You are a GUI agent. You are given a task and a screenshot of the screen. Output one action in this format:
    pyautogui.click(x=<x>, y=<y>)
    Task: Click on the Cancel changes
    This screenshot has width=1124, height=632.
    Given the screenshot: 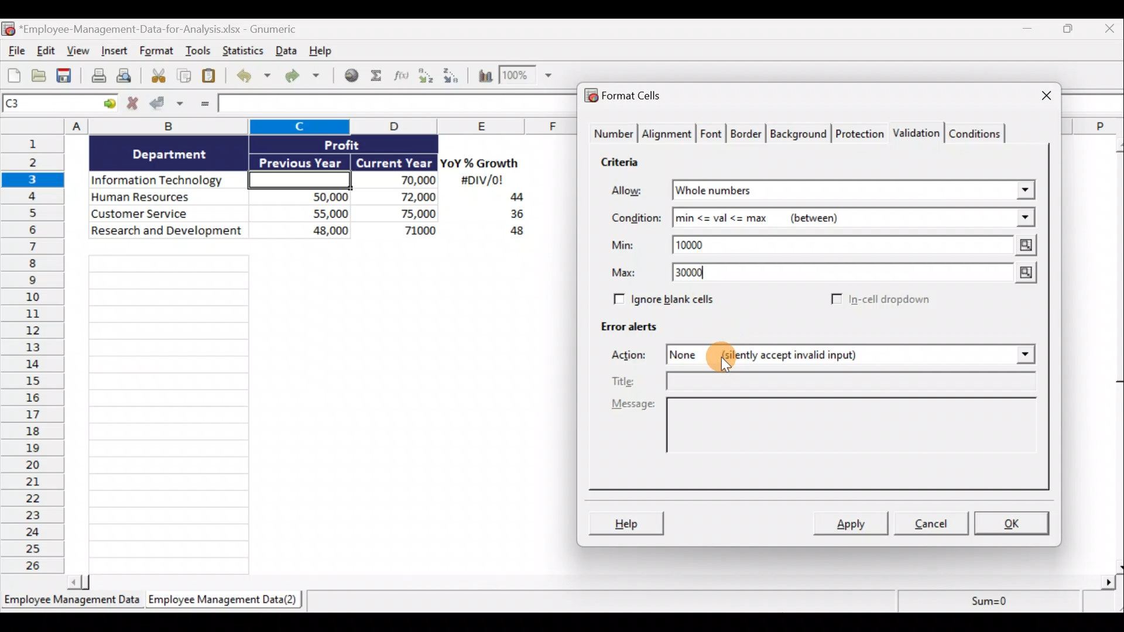 What is the action you would take?
    pyautogui.click(x=133, y=105)
    